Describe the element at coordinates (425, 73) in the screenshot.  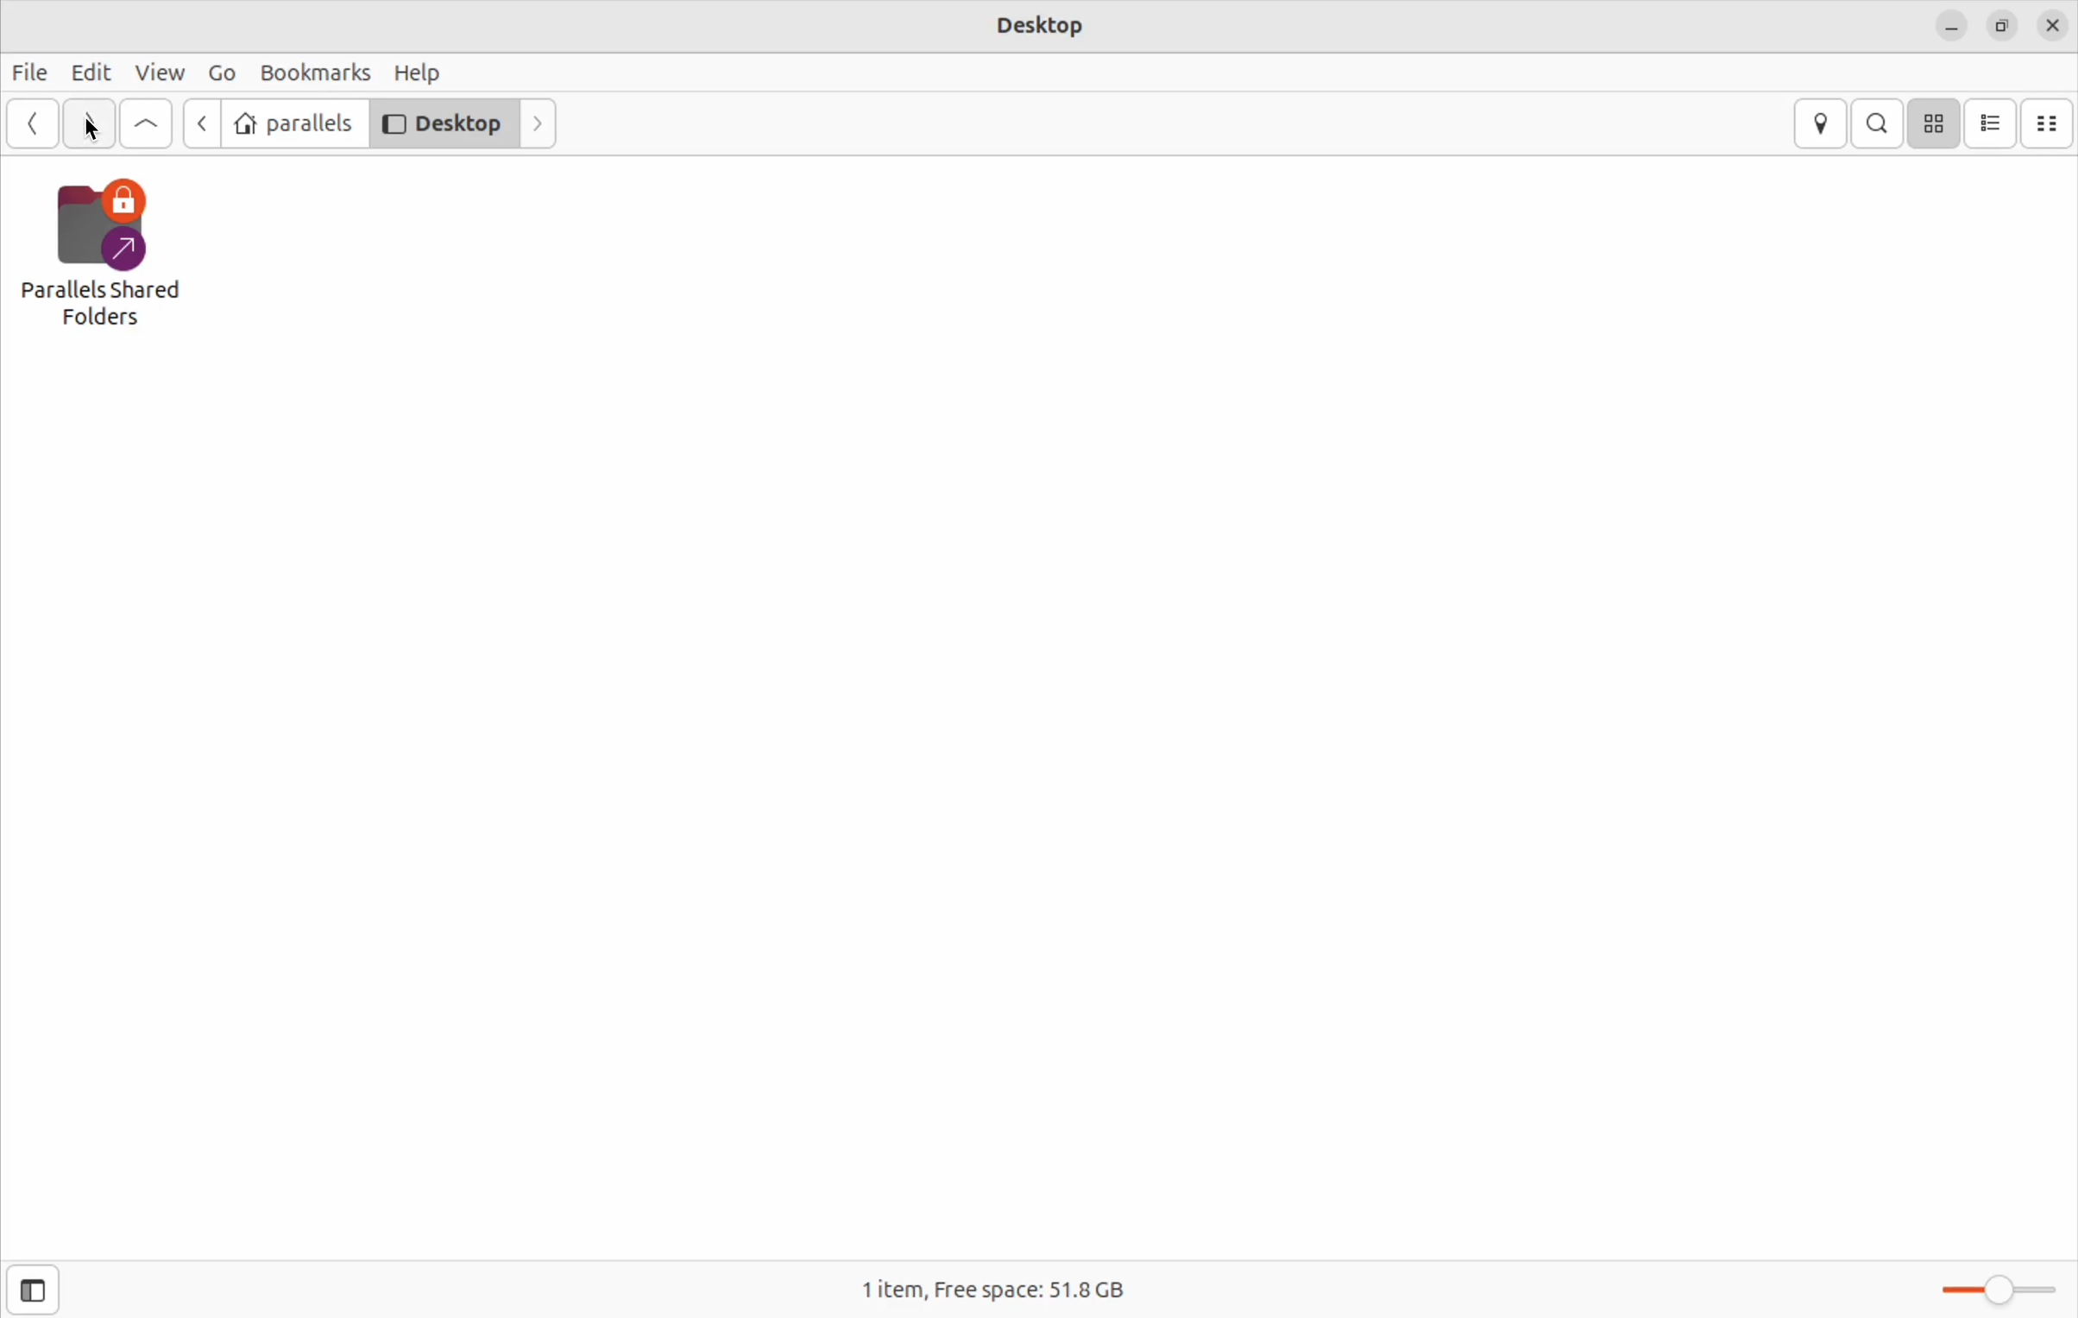
I see `help` at that location.